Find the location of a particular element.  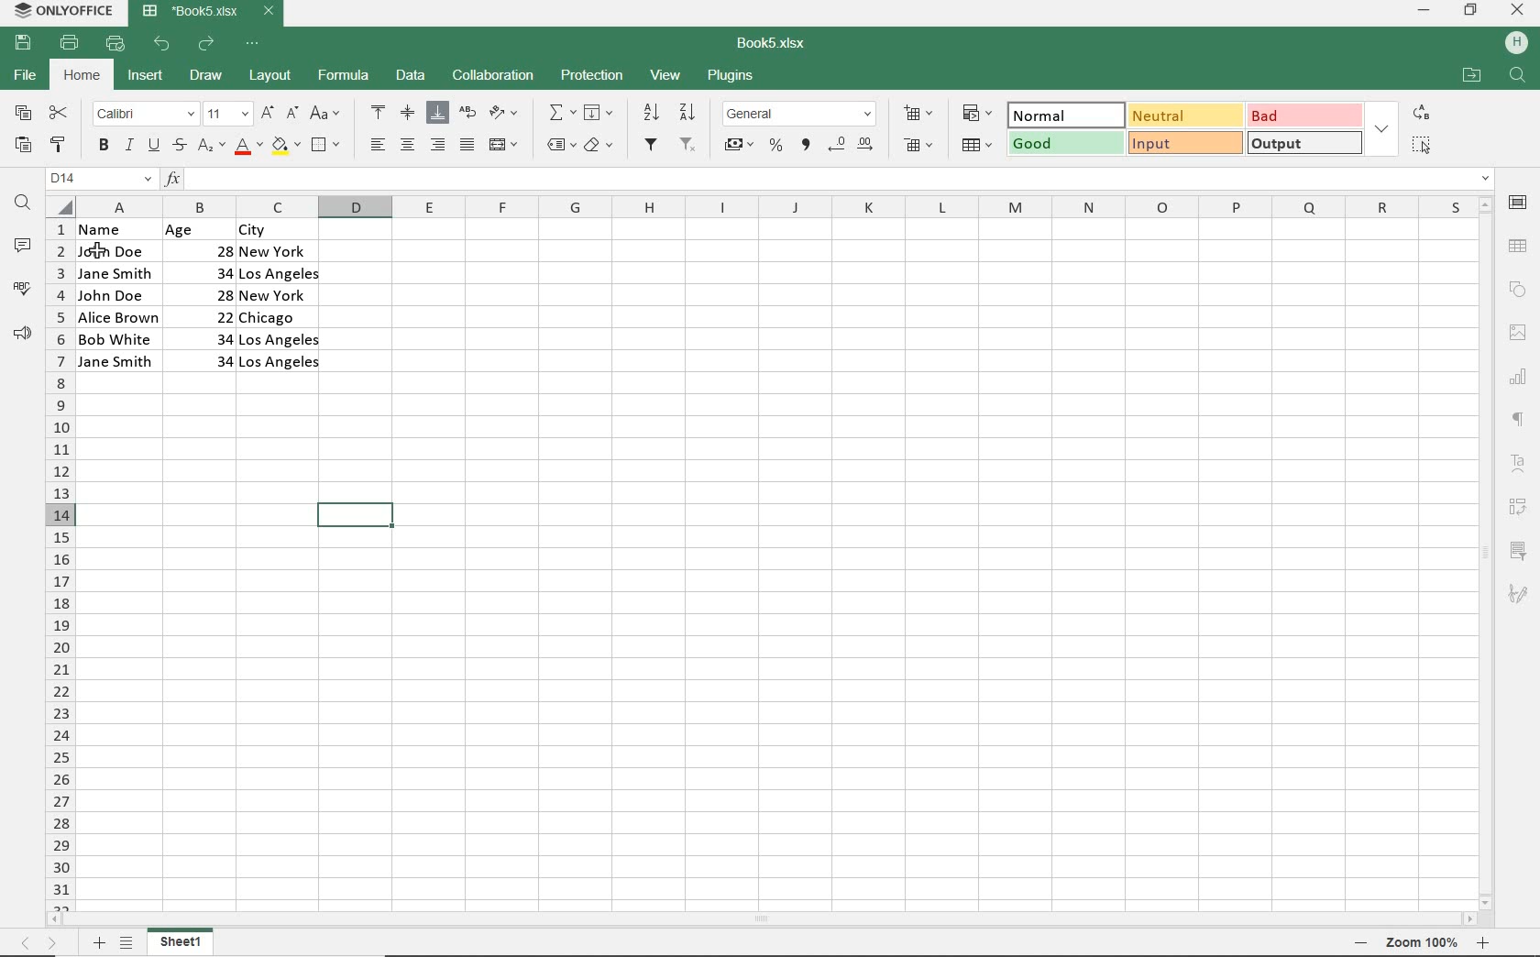

MINIMIZE is located at coordinates (1425, 11).